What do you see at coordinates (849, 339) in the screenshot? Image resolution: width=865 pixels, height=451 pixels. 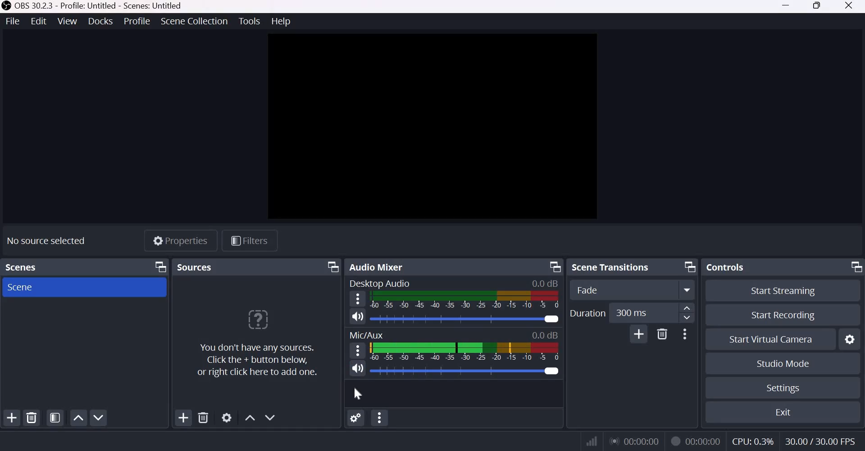 I see `Configure virtual camera` at bounding box center [849, 339].